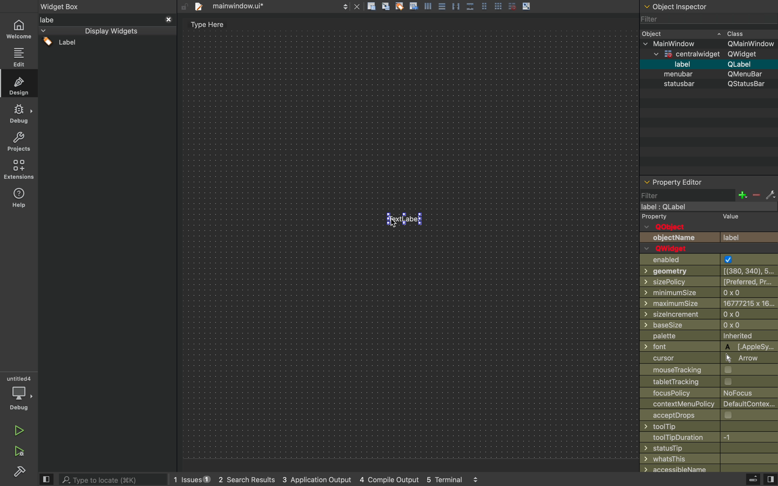  I want to click on menubar, so click(714, 64).